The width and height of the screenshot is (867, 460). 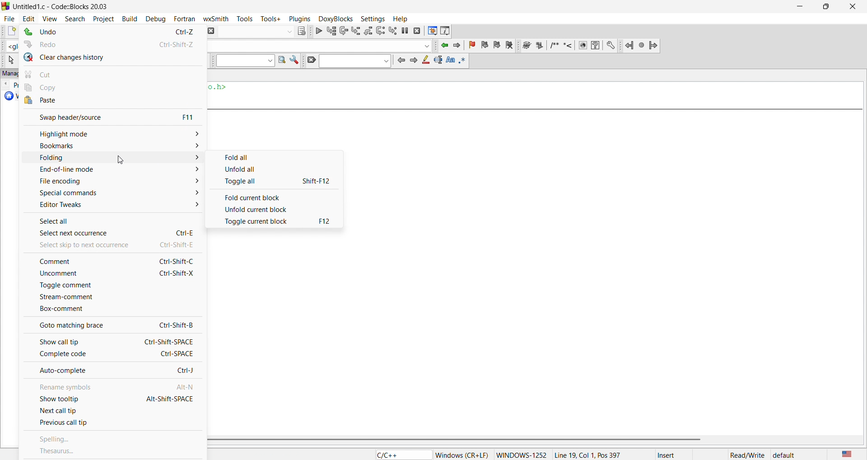 I want to click on toggle all, so click(x=276, y=182).